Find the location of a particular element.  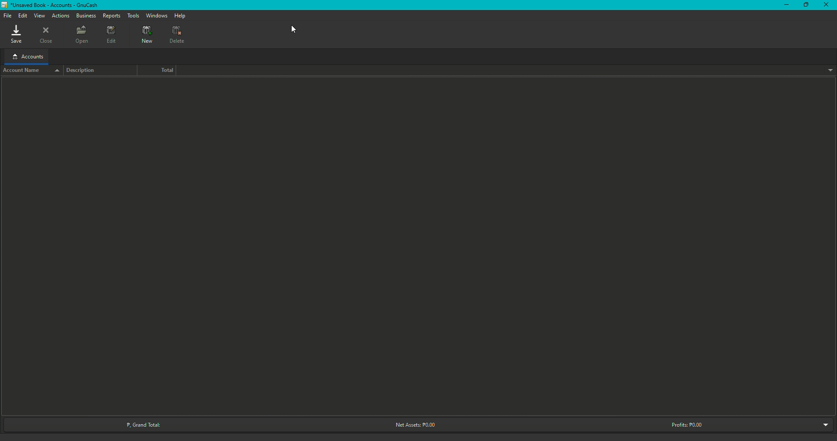

Deposits is located at coordinates (111, 16).